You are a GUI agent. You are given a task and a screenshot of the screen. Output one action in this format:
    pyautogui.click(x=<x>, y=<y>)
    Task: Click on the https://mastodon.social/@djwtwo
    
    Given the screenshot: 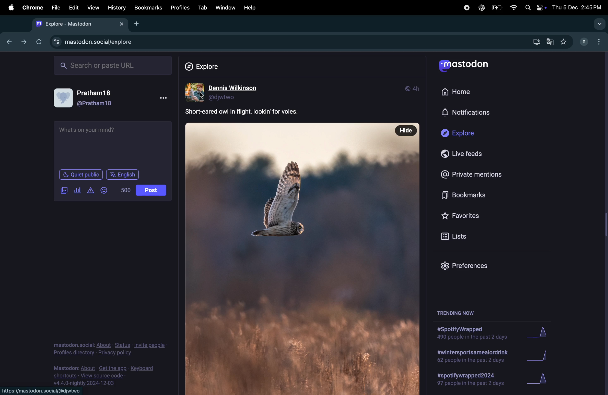 What is the action you would take?
    pyautogui.click(x=43, y=391)
    